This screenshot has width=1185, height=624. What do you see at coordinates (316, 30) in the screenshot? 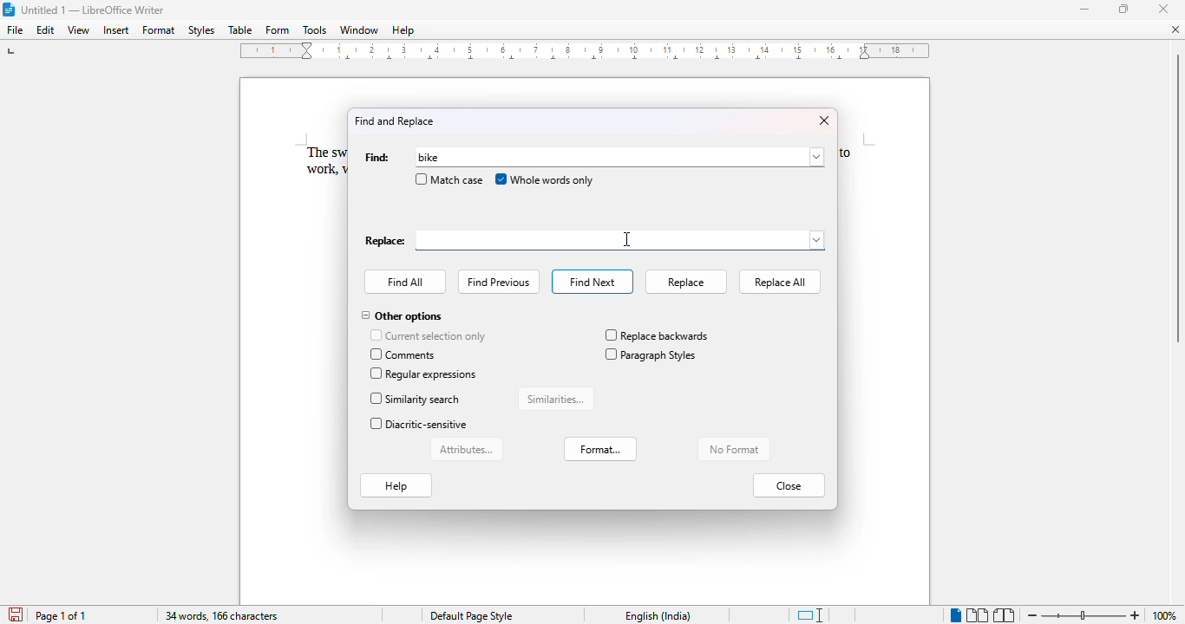
I see `tools` at bounding box center [316, 30].